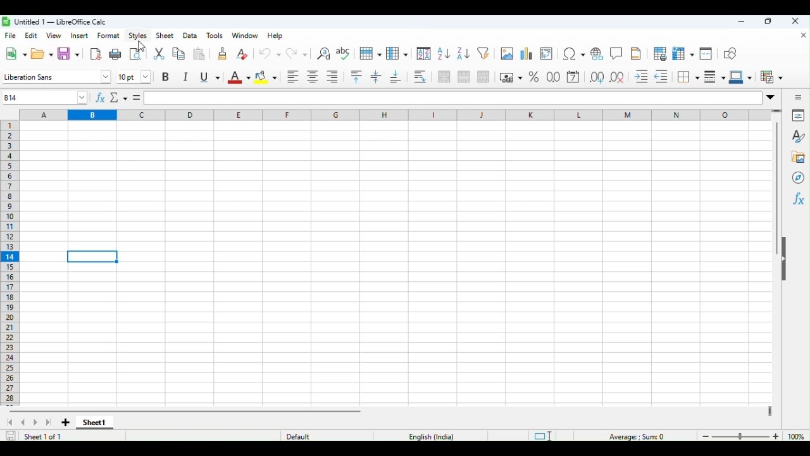 This screenshot has width=810, height=456. Describe the element at coordinates (483, 75) in the screenshot. I see `unmerge` at that location.